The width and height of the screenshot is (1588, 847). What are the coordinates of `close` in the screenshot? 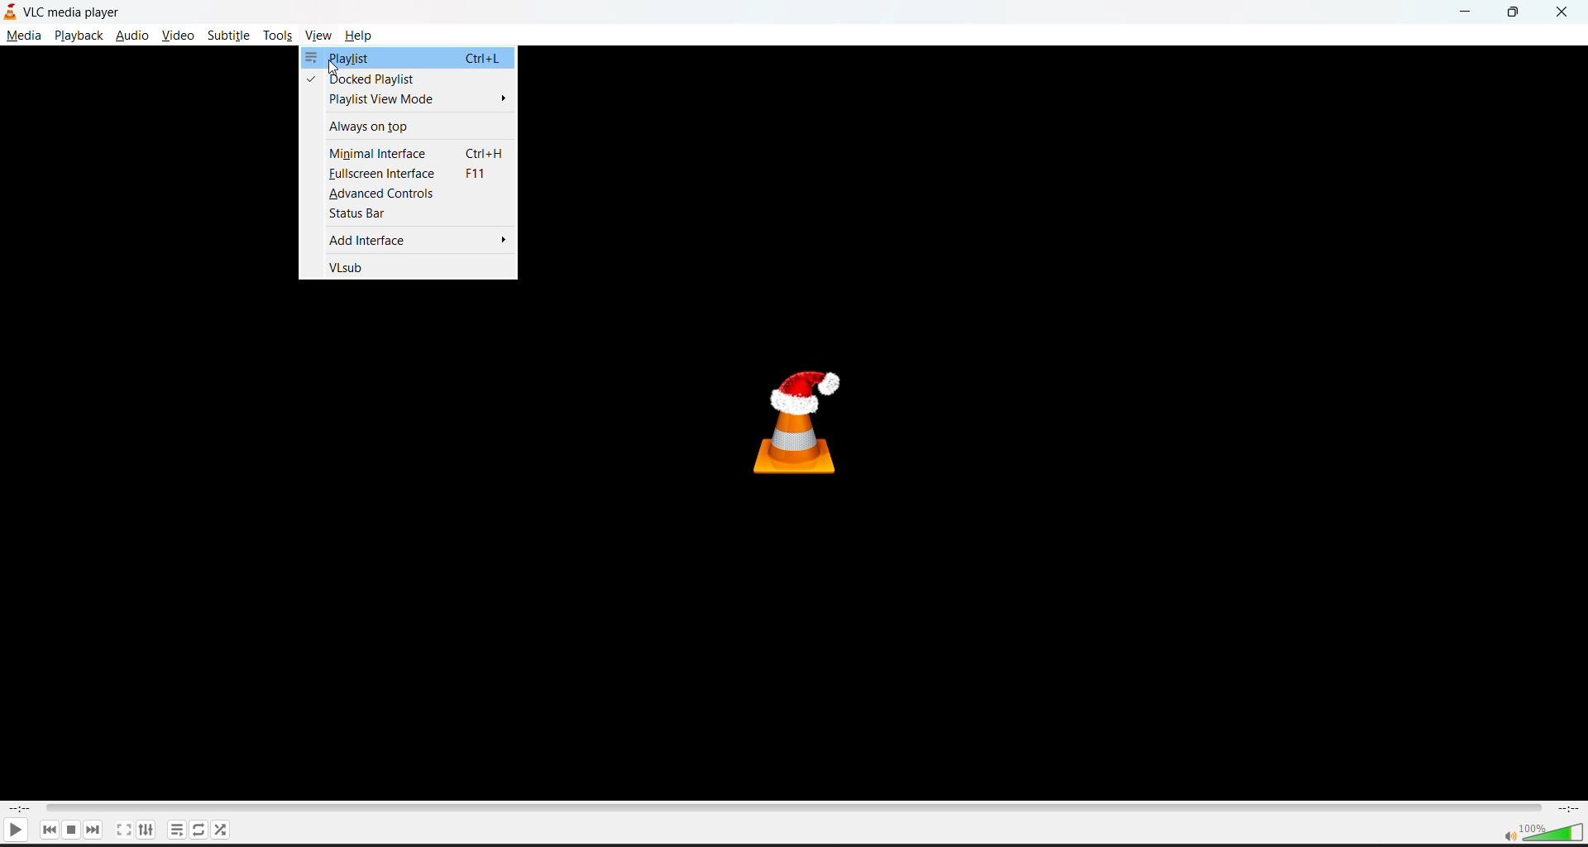 It's located at (1562, 13).